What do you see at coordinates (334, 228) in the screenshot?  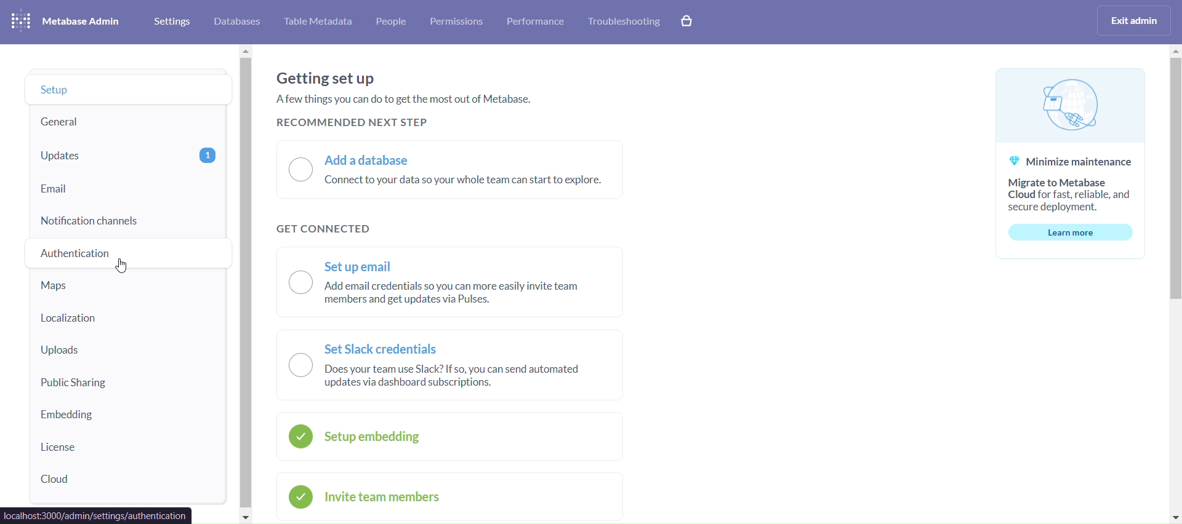 I see `get connected` at bounding box center [334, 228].